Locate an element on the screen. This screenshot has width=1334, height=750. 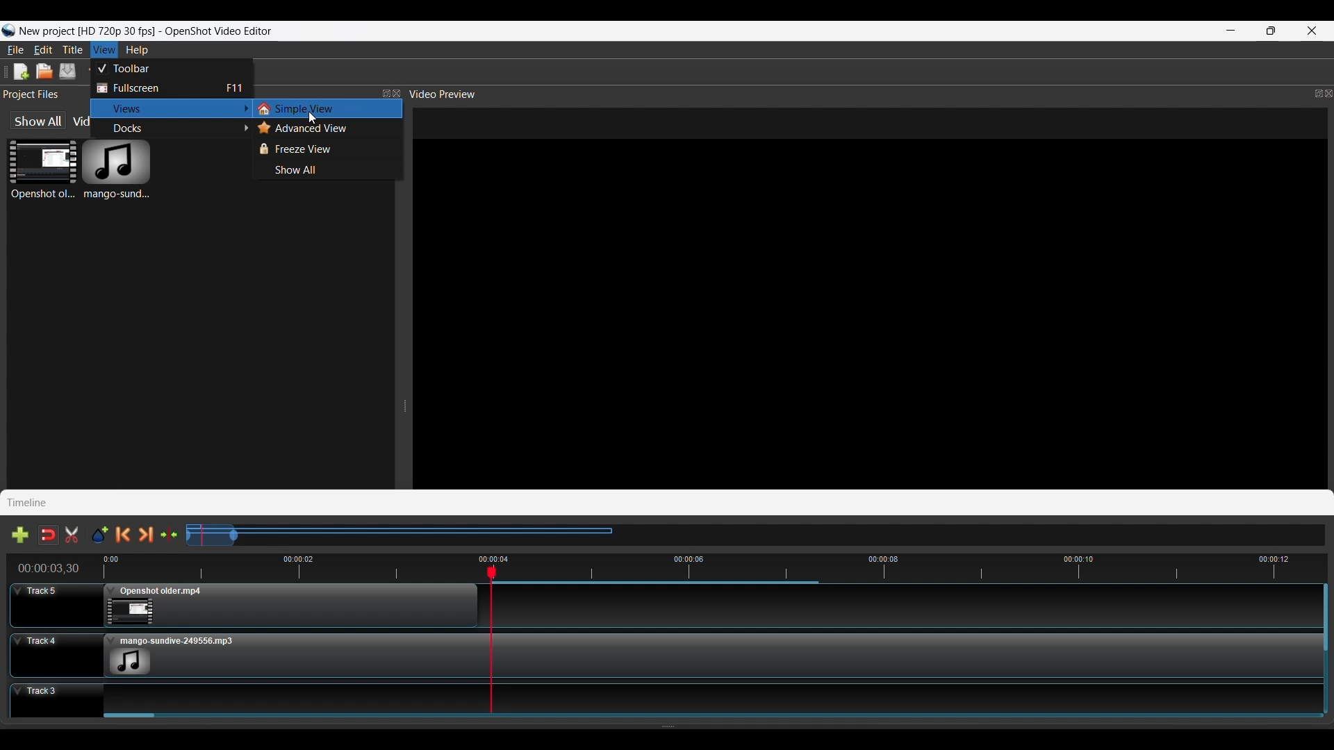
File is located at coordinates (16, 50).